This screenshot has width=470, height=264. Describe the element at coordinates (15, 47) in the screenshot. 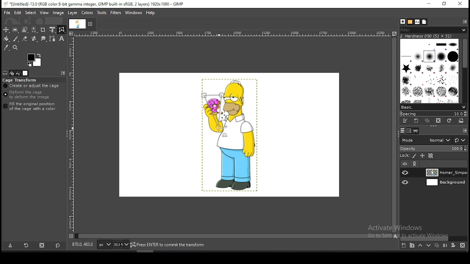

I see `zoom tool` at that location.